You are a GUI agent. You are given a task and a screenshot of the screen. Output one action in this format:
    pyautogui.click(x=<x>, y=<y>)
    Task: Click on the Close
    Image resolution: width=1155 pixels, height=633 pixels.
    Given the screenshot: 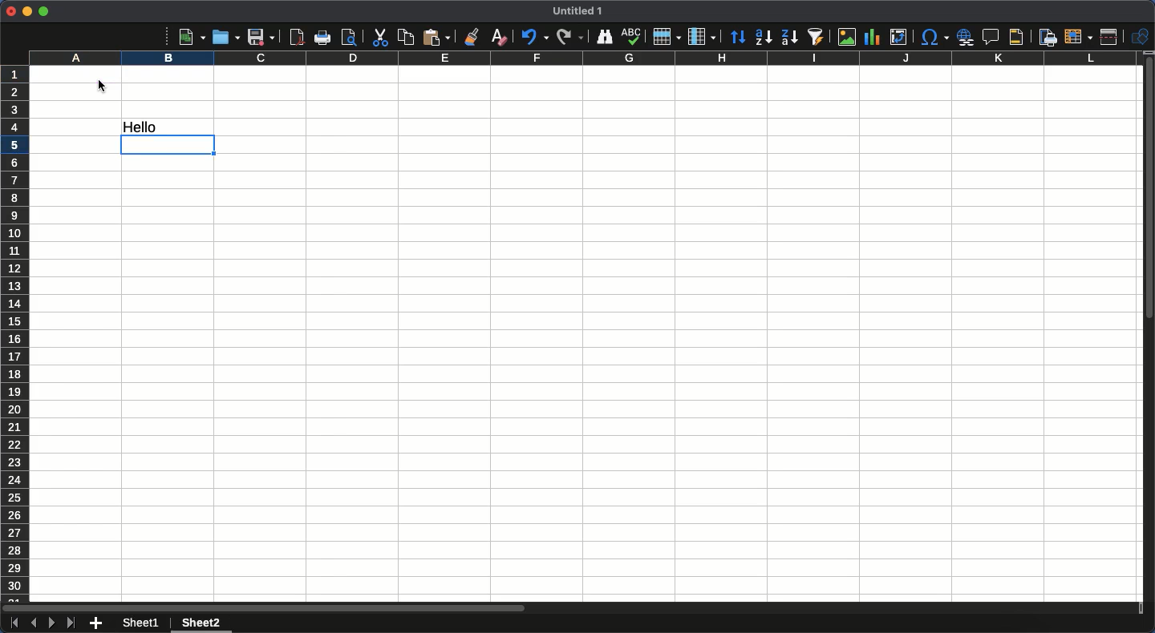 What is the action you would take?
    pyautogui.click(x=10, y=11)
    